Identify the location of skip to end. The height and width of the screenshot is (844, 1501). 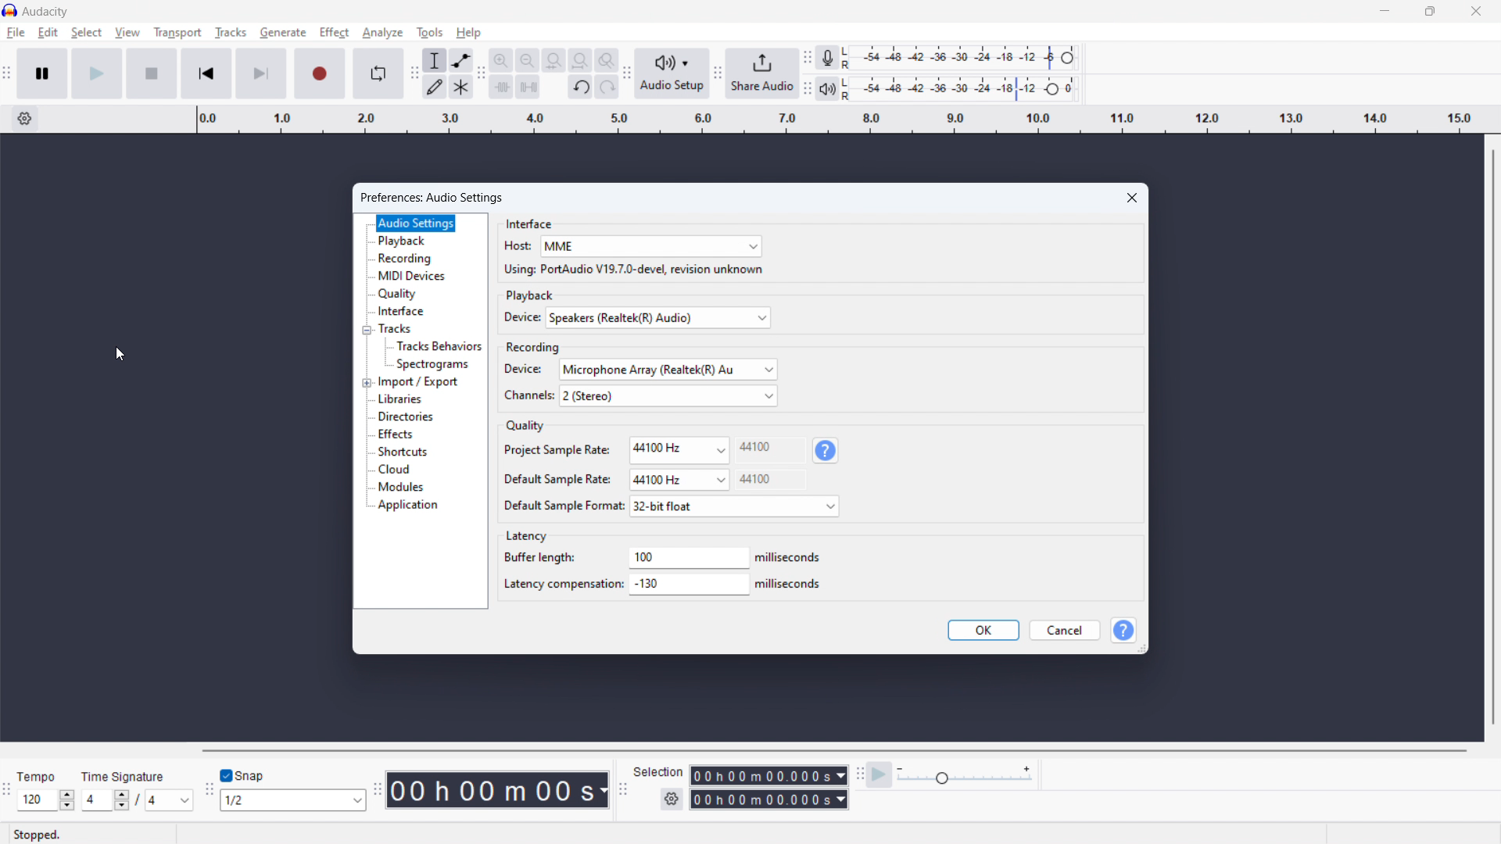
(261, 73).